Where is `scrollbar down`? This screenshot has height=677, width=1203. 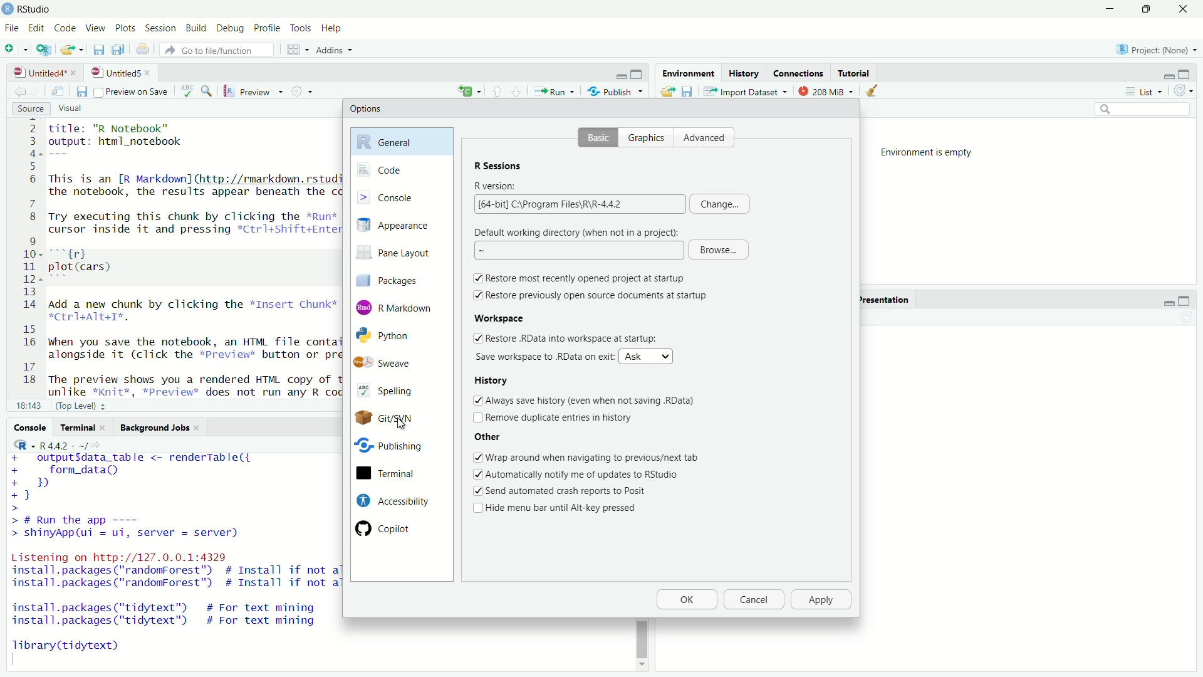
scrollbar down is located at coordinates (640, 668).